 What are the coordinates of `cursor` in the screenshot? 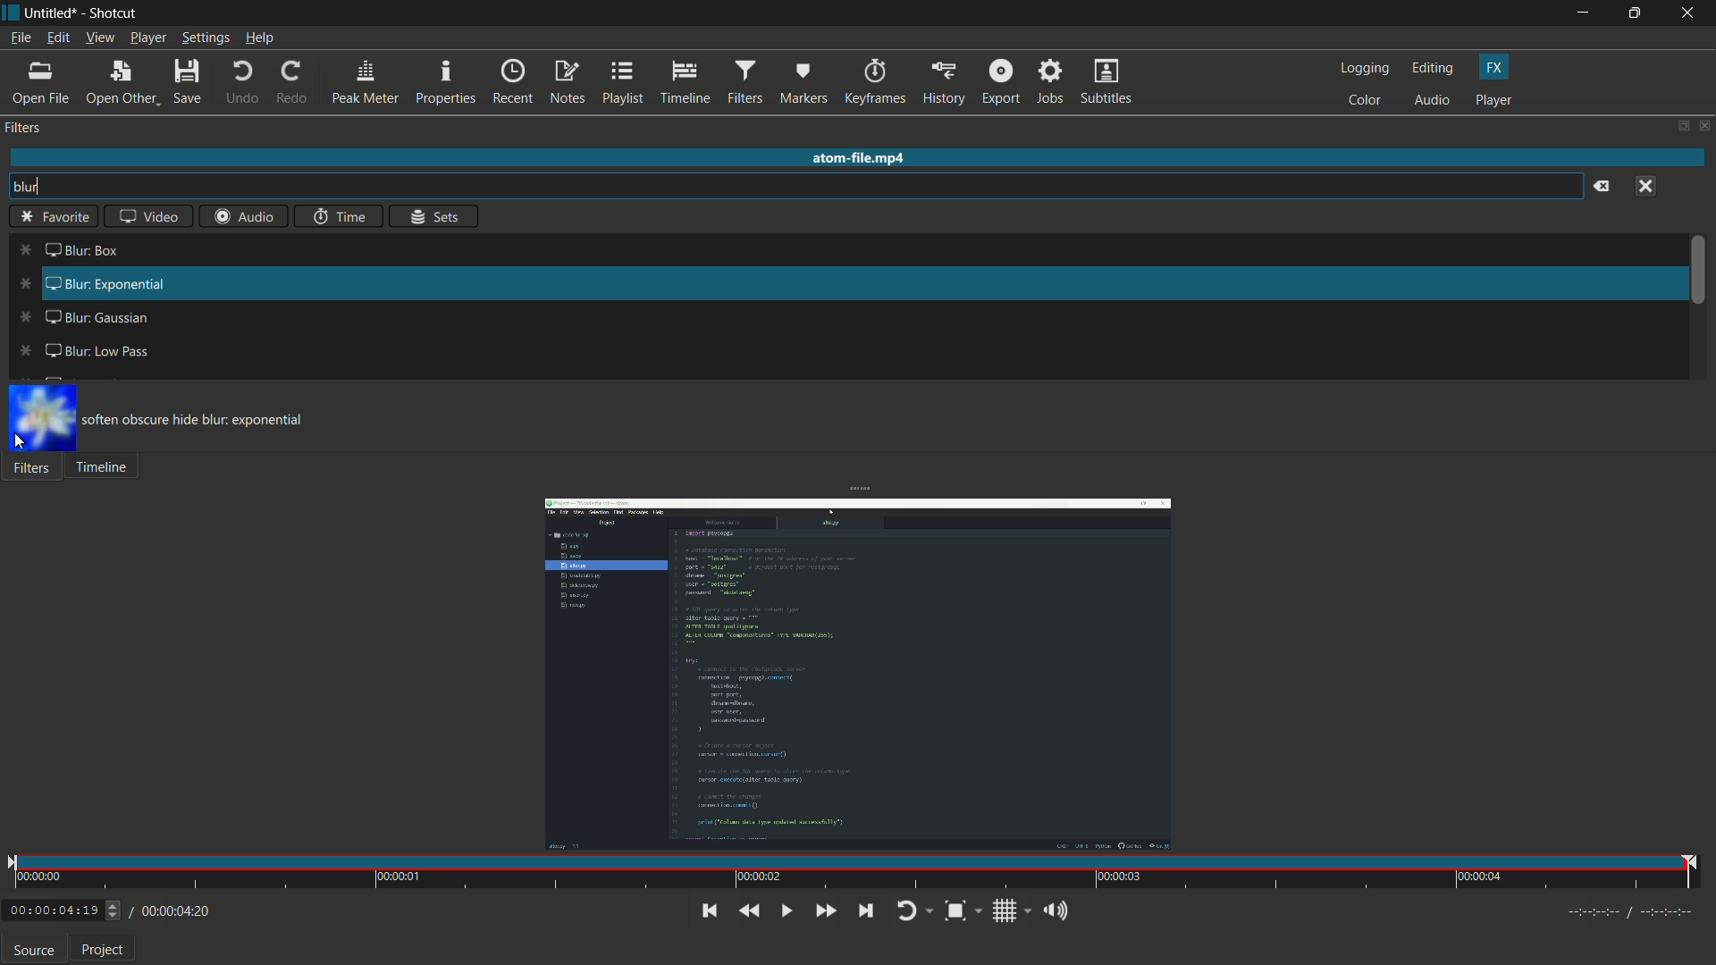 It's located at (21, 442).